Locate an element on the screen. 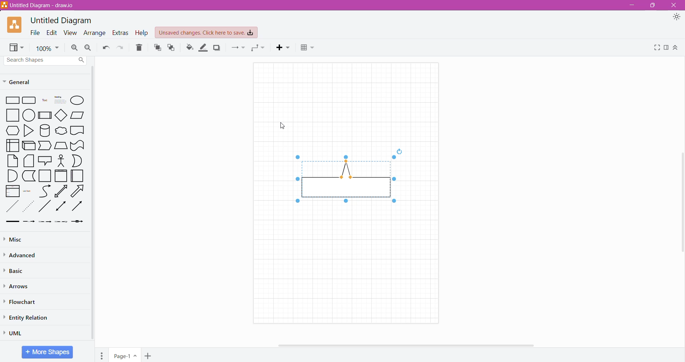  View is located at coordinates (71, 32).